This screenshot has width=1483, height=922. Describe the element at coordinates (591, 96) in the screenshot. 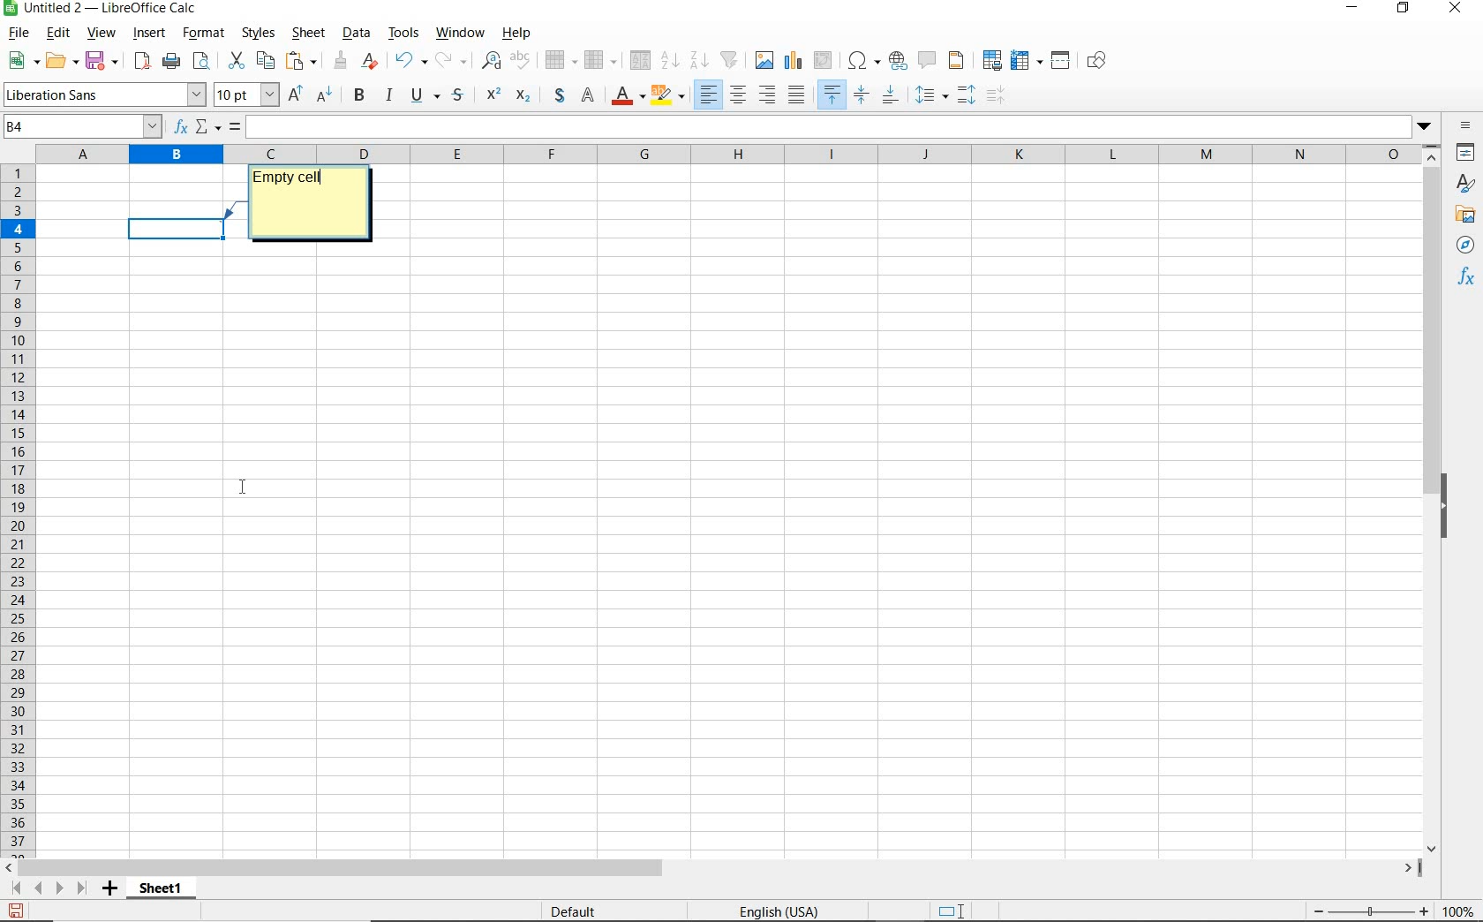

I see `Normal Text Mode` at that location.